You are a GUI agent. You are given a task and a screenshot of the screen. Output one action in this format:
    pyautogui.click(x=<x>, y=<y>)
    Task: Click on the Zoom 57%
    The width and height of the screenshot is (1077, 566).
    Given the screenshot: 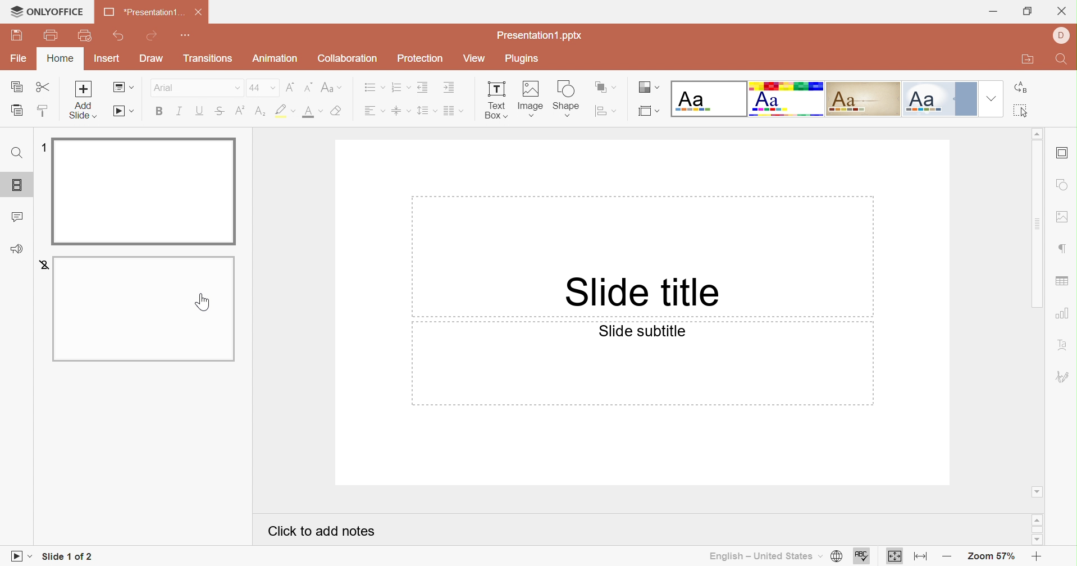 What is the action you would take?
    pyautogui.click(x=988, y=557)
    